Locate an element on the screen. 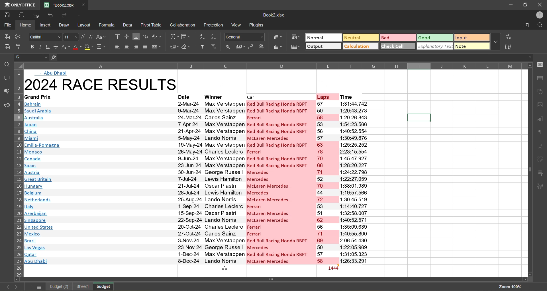 The image size is (547, 291). spell check is located at coordinates (6, 91).